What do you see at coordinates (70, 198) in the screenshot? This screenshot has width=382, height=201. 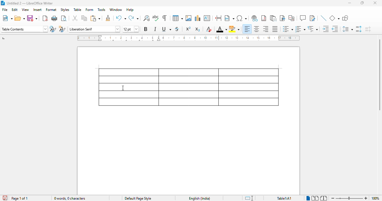 I see `0 words, 0 characters` at bounding box center [70, 198].